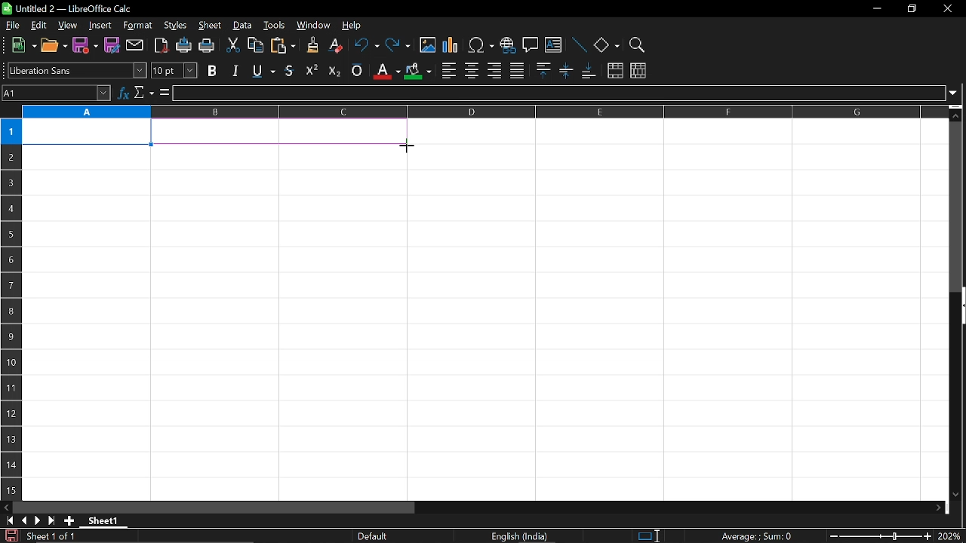 The height and width of the screenshot is (543, 966). Describe the element at coordinates (955, 93) in the screenshot. I see `expand formula bar` at that location.